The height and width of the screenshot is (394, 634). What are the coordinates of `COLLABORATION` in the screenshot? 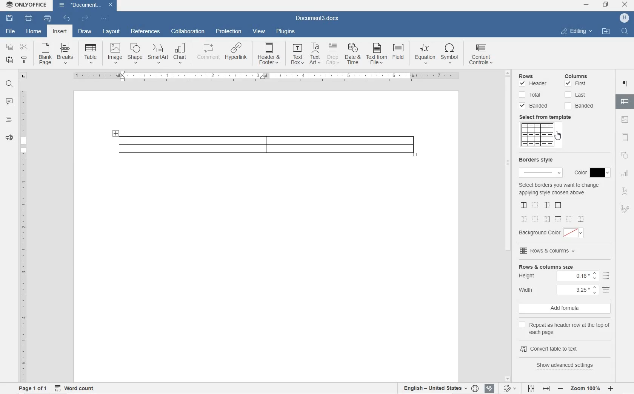 It's located at (189, 32).